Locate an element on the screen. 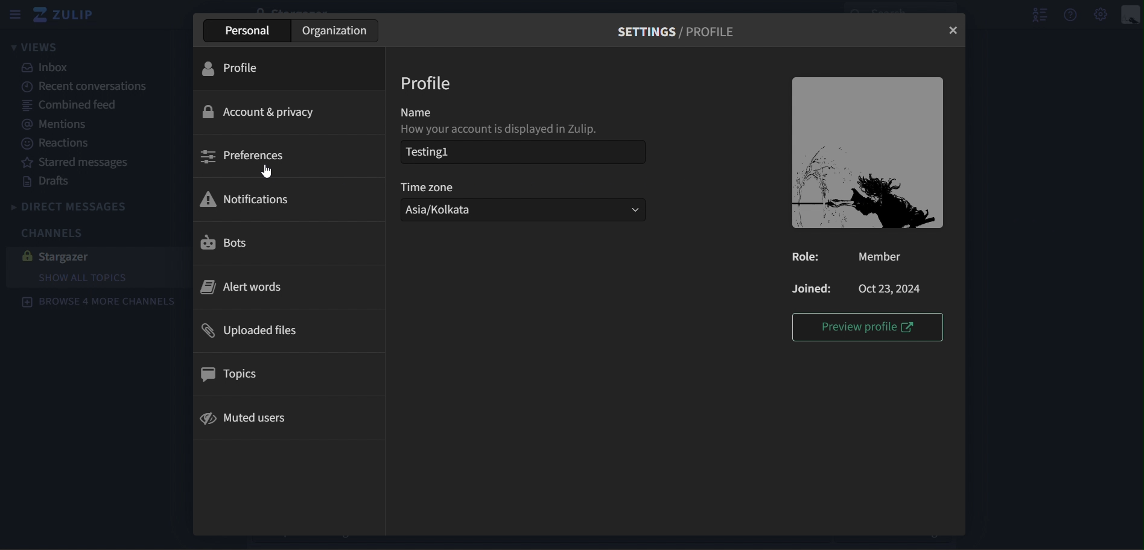 The image size is (1144, 550). bots is located at coordinates (236, 242).